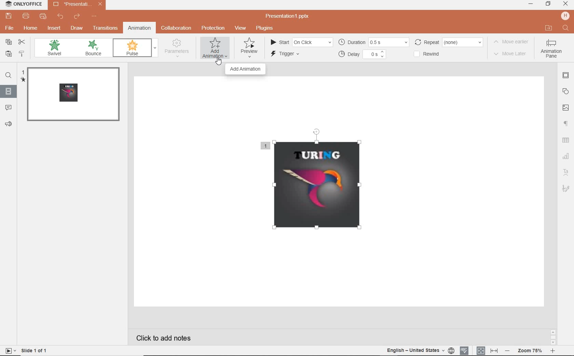 The height and width of the screenshot is (356, 574). I want to click on fit to width, so click(494, 351).